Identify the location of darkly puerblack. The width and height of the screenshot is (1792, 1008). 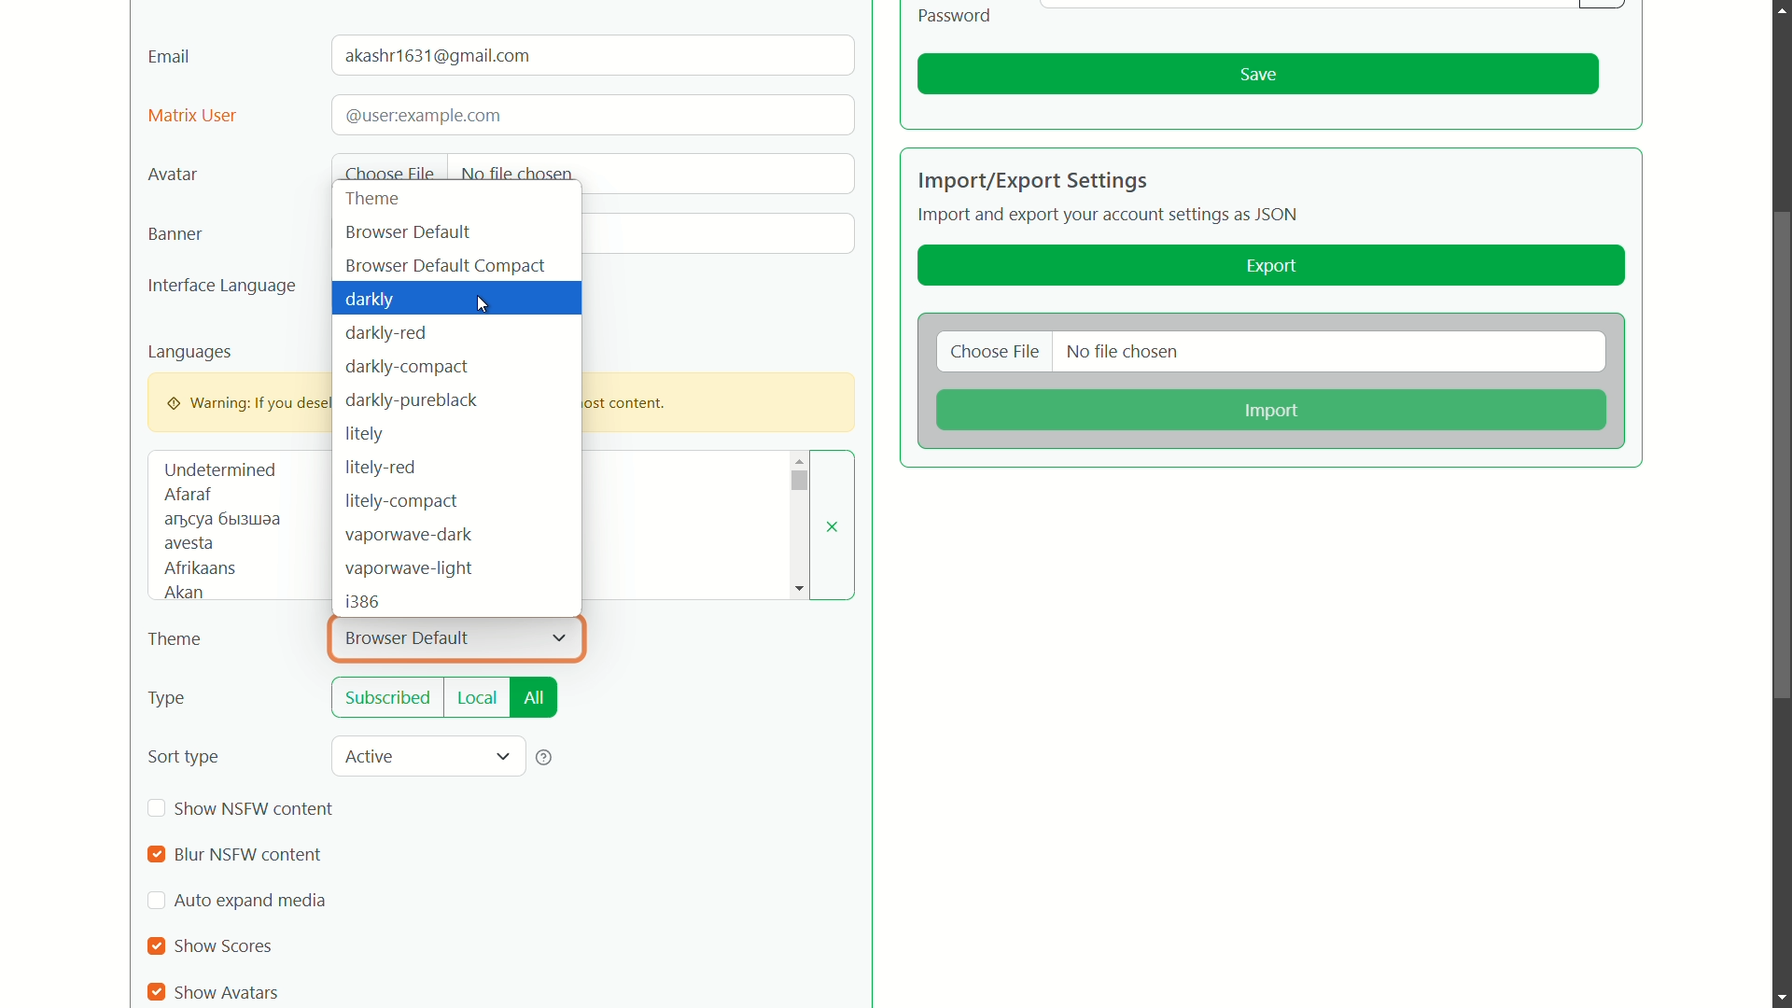
(410, 400).